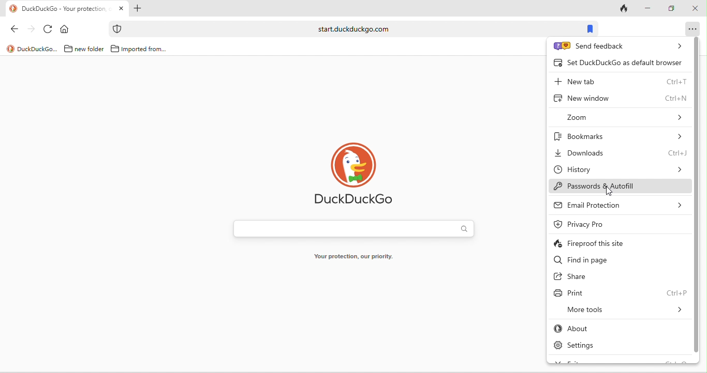 The height and width of the screenshot is (373, 707). I want to click on bookmark, so click(589, 29).